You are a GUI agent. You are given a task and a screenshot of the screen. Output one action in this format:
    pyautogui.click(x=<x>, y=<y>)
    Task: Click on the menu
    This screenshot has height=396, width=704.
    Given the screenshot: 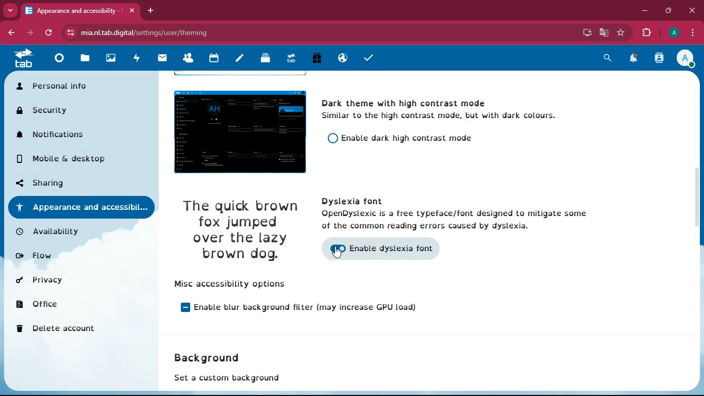 What is the action you would take?
    pyautogui.click(x=690, y=32)
    